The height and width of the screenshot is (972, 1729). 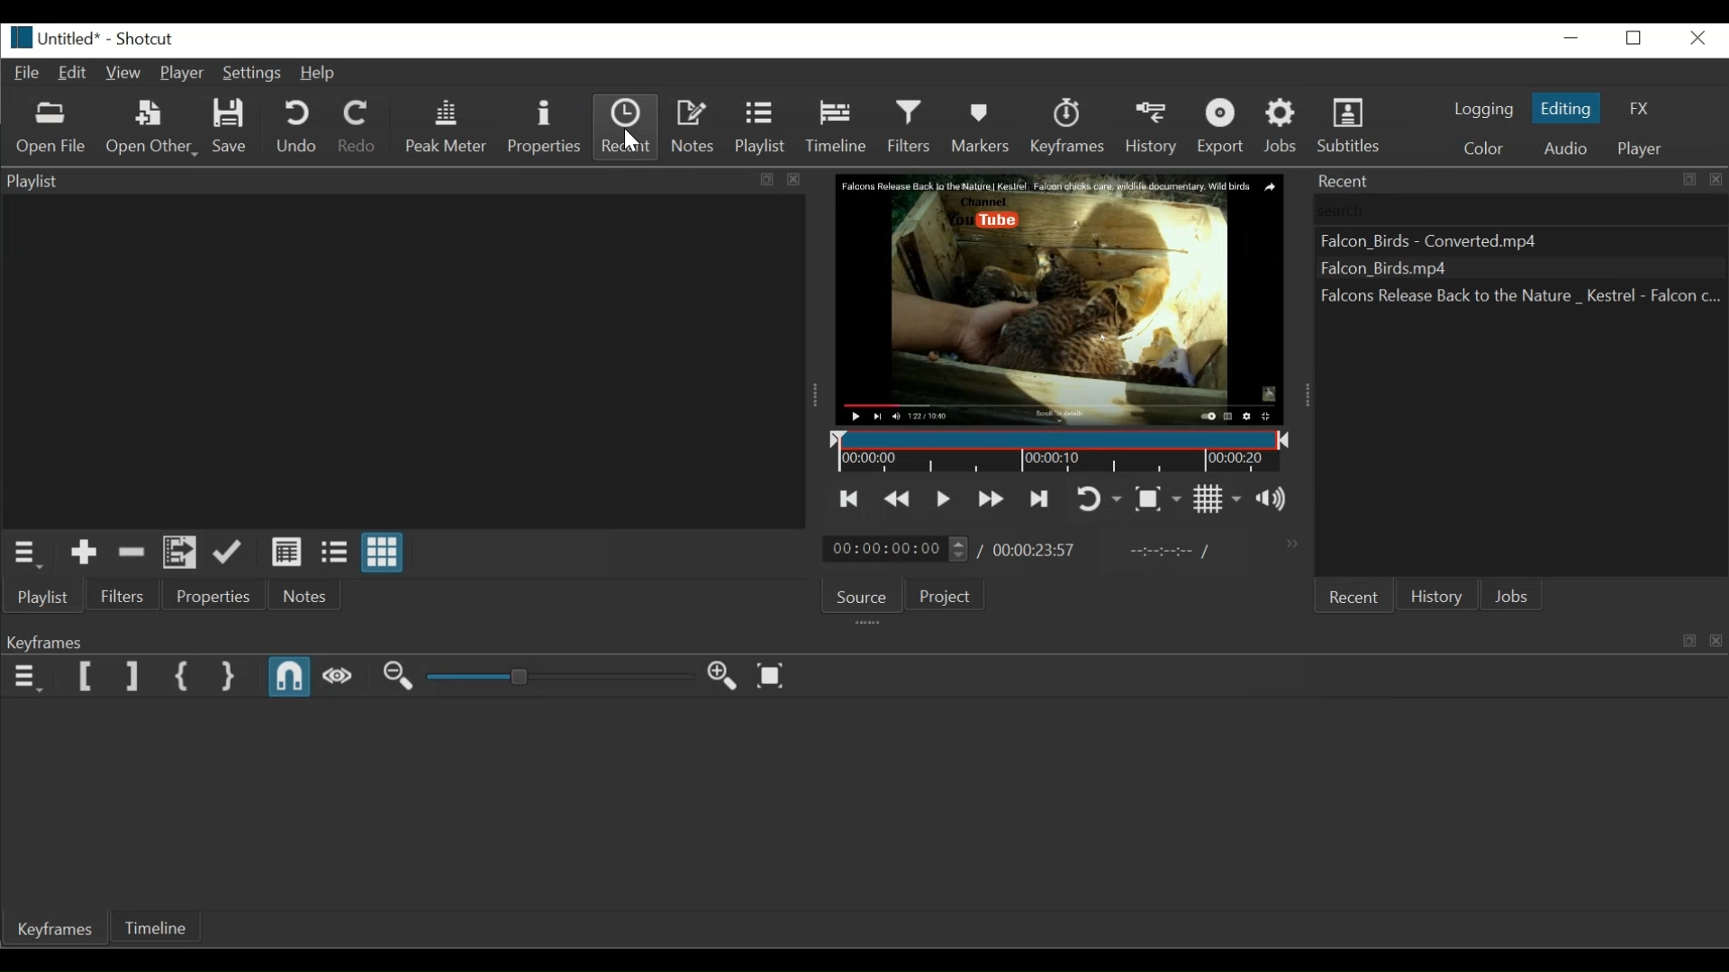 I want to click on Recent , so click(x=1519, y=179).